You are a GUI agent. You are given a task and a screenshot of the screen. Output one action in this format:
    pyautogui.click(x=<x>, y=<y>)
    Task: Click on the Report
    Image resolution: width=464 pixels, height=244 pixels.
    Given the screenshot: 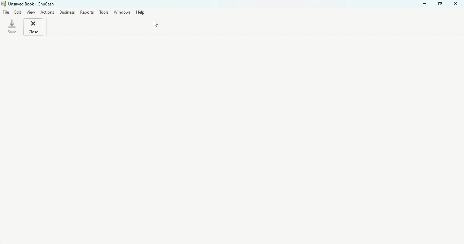 What is the action you would take?
    pyautogui.click(x=87, y=13)
    